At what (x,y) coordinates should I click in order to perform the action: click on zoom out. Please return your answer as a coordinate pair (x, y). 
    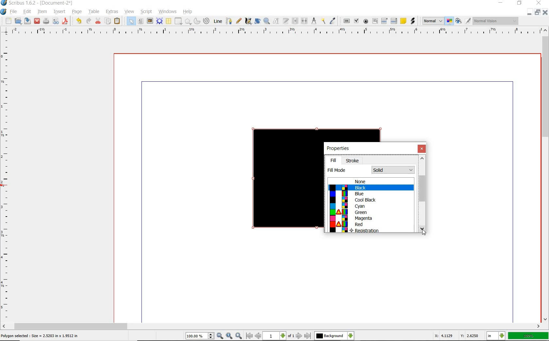
    Looking at the image, I should click on (220, 336).